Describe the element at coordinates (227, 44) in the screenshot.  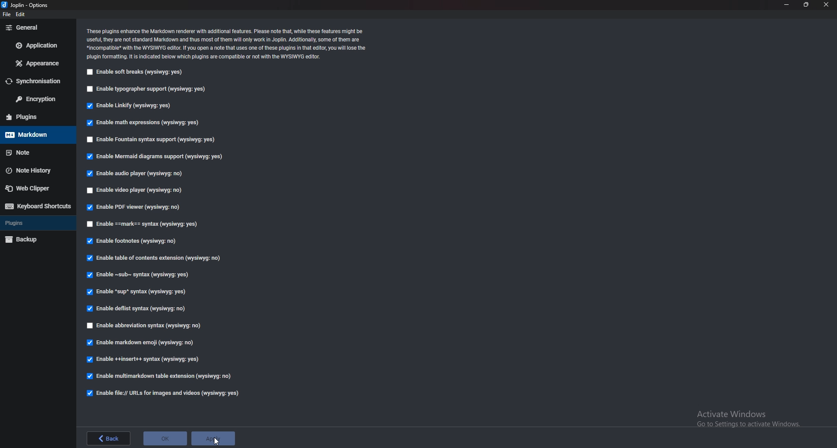
I see `markdown Info` at that location.